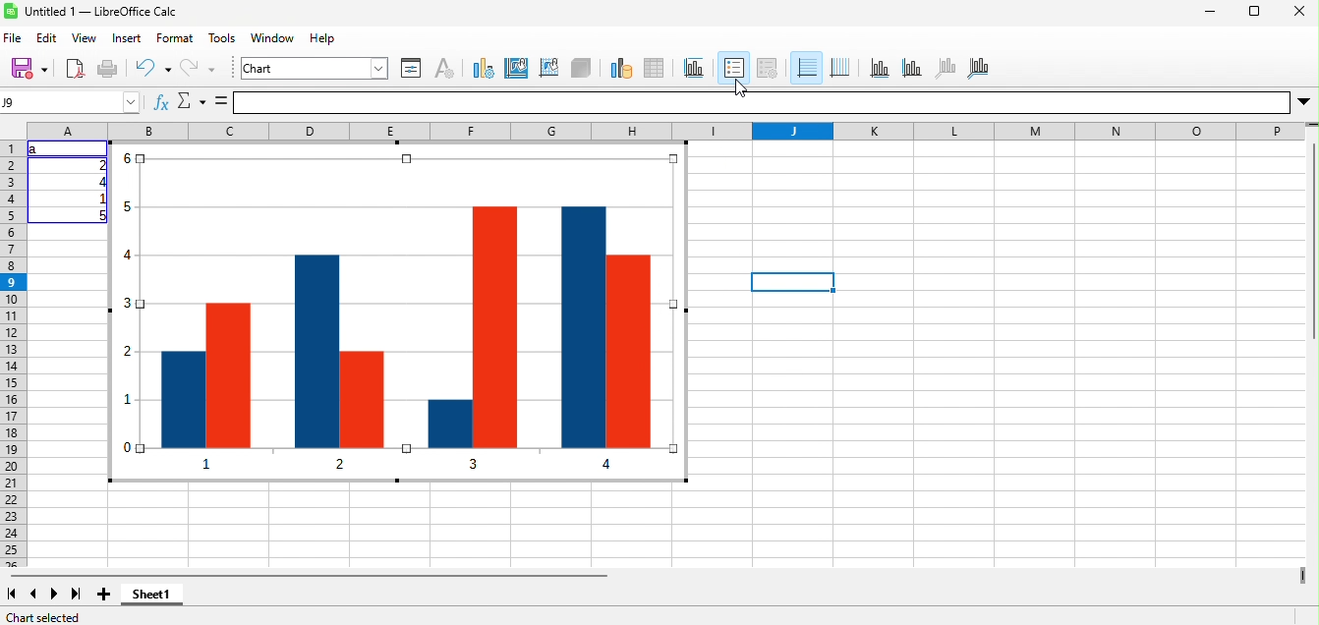 The image size is (1319, 625). What do you see at coordinates (54, 595) in the screenshot?
I see `next sheet` at bounding box center [54, 595].